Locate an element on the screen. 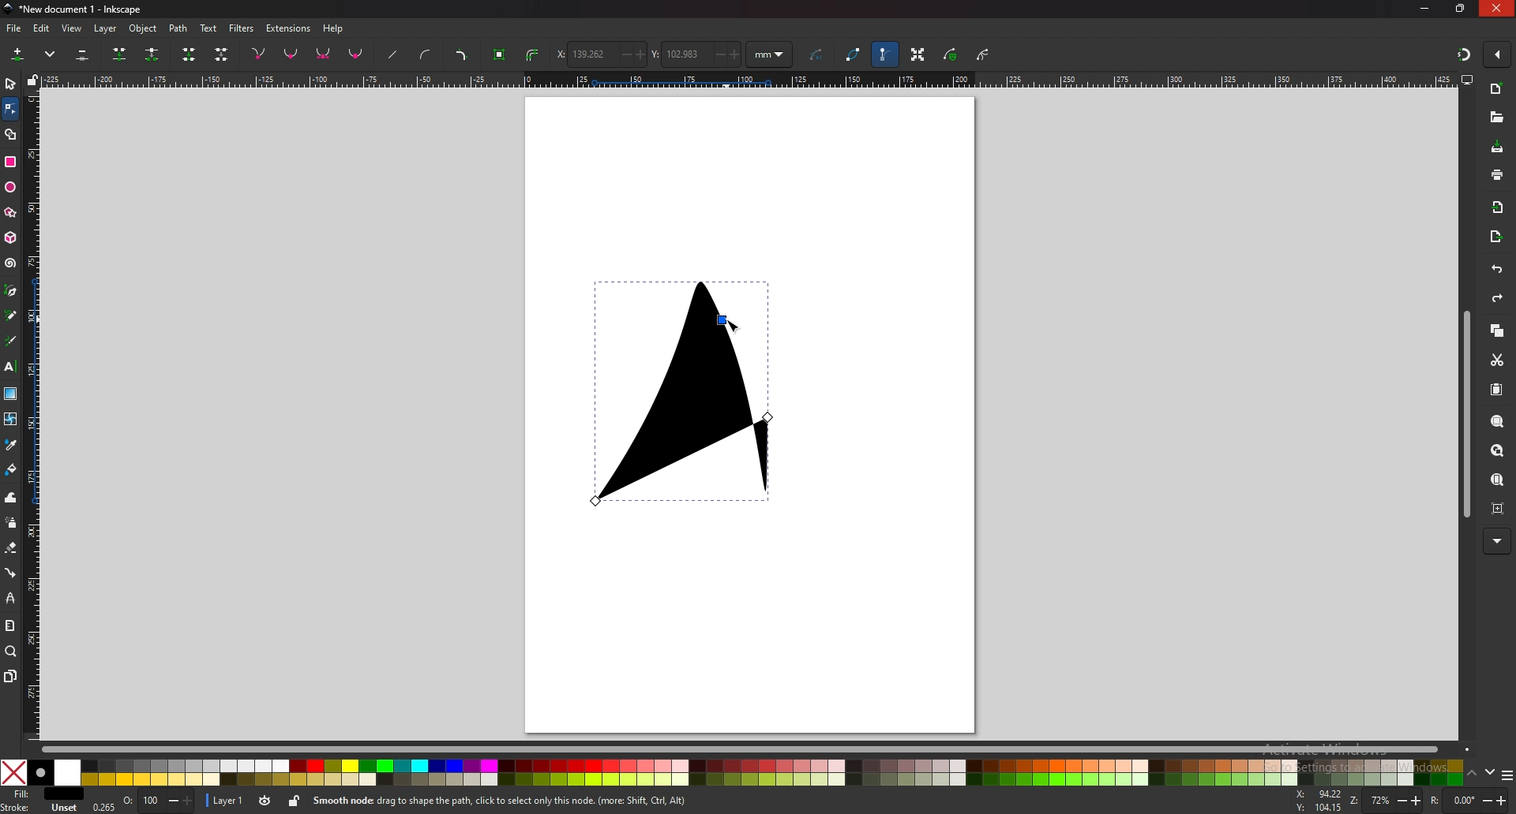 Image resolution: width=1516 pixels, height=814 pixels. more is located at coordinates (50, 54).